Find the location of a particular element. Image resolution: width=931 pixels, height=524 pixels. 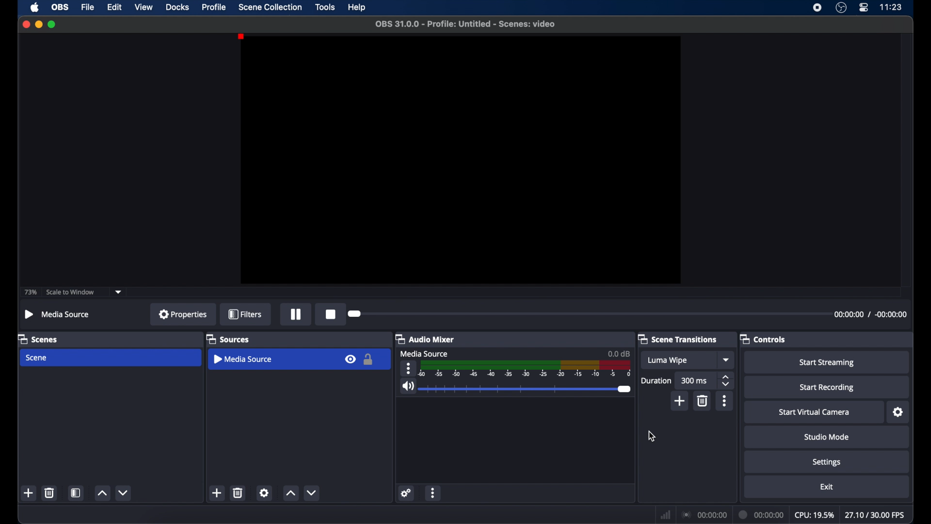

screen recorder icon is located at coordinates (817, 8).